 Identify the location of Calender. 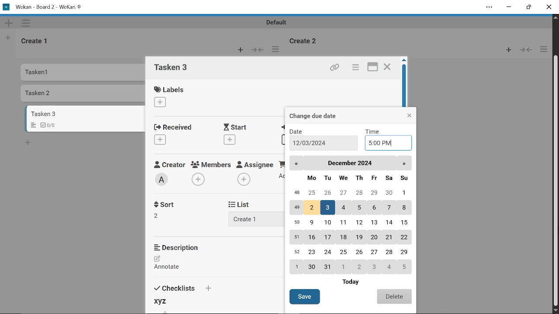
(349, 223).